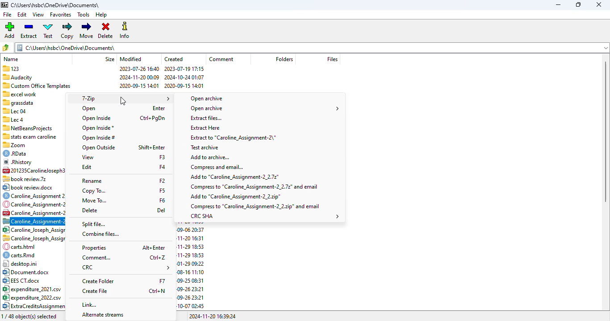 The width and height of the screenshot is (610, 321). Describe the element at coordinates (34, 213) in the screenshot. I see `&& Caroline Assignment-2.... 196542 2023-10-06 15:41 2023-10-06 15:41` at that location.